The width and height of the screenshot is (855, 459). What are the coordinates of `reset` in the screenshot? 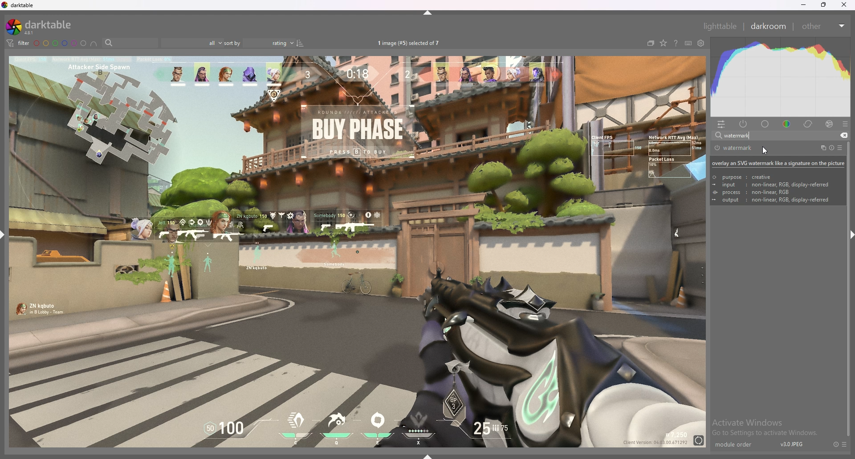 It's located at (835, 444).